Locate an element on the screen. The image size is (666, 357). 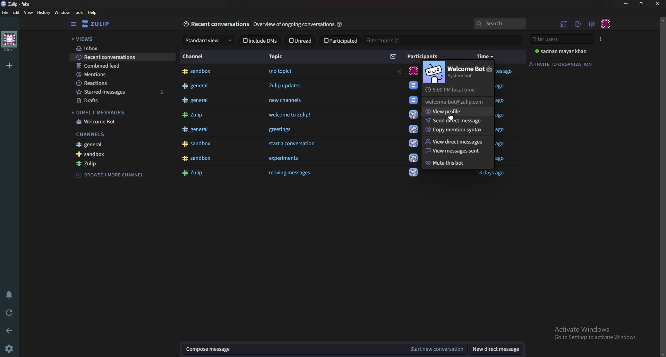
Participants is located at coordinates (424, 56).